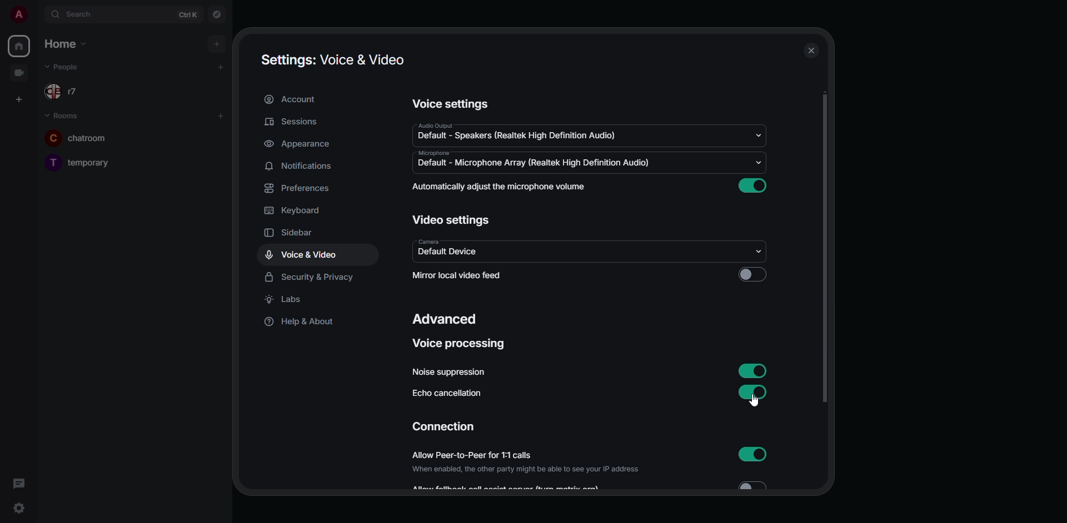  I want to click on sessions, so click(294, 122).